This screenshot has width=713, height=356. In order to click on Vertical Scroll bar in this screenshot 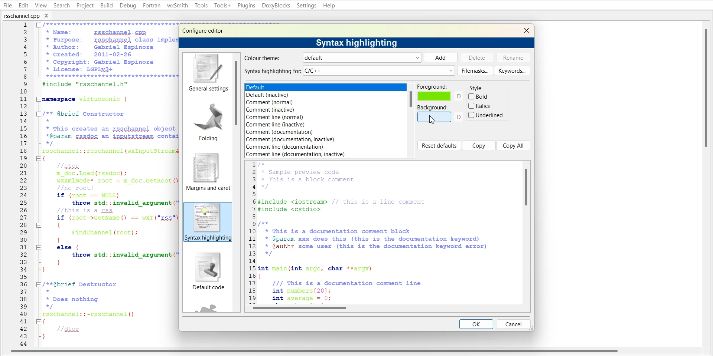, I will do `click(709, 184)`.